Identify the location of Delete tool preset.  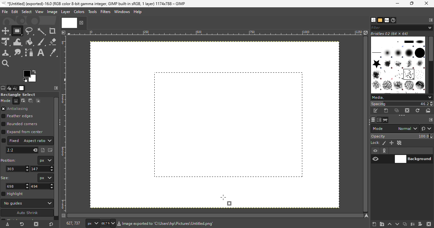
(36, 225).